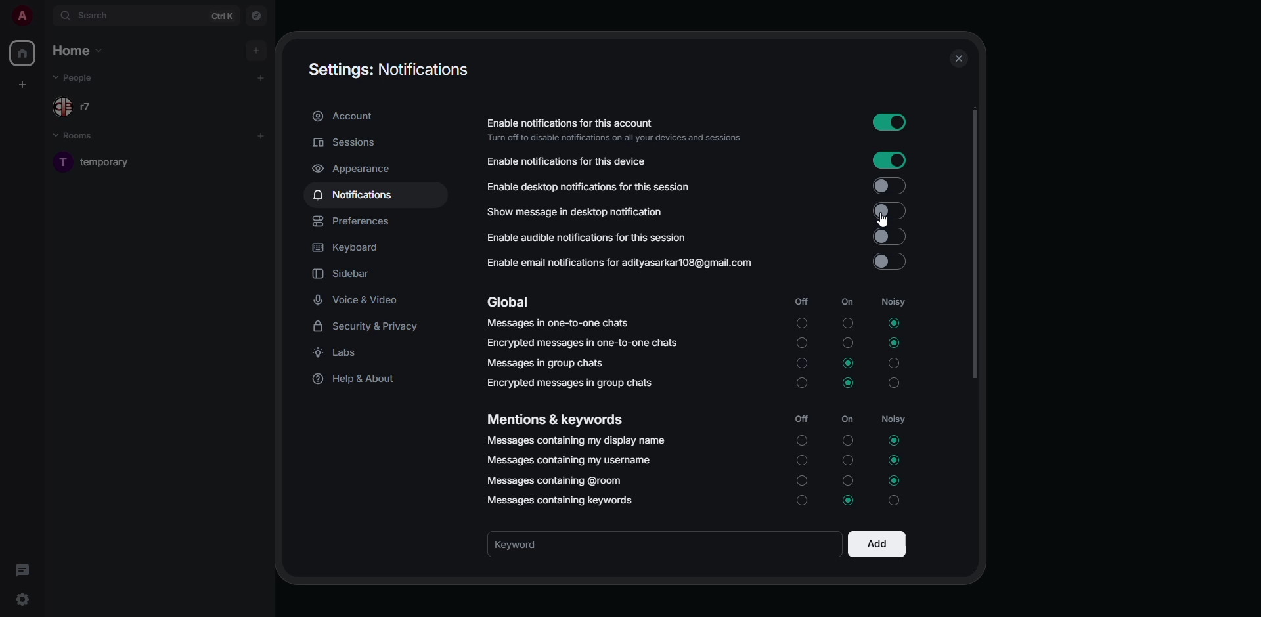 The image size is (1261, 617). What do you see at coordinates (585, 344) in the screenshot?
I see `encrypted messages in one on one chats` at bounding box center [585, 344].